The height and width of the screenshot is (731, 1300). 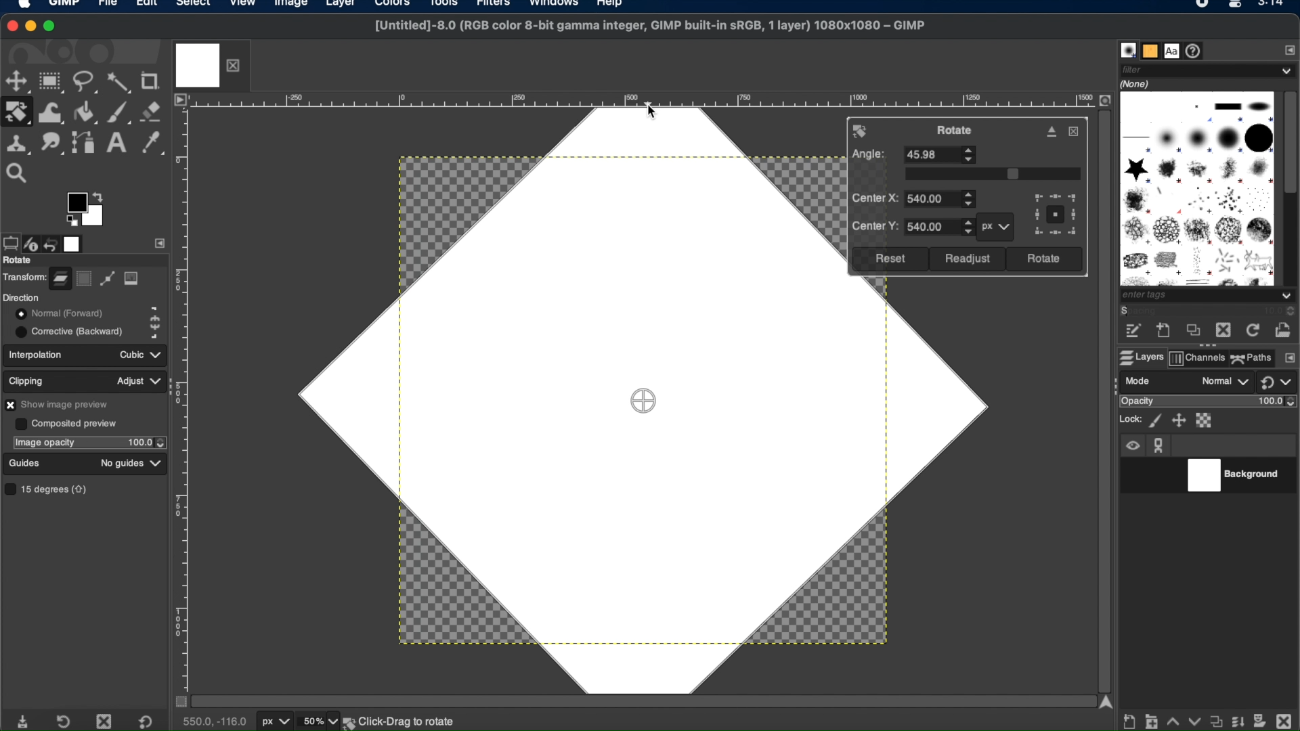 I want to click on opacity stepper buttons, so click(x=147, y=442).